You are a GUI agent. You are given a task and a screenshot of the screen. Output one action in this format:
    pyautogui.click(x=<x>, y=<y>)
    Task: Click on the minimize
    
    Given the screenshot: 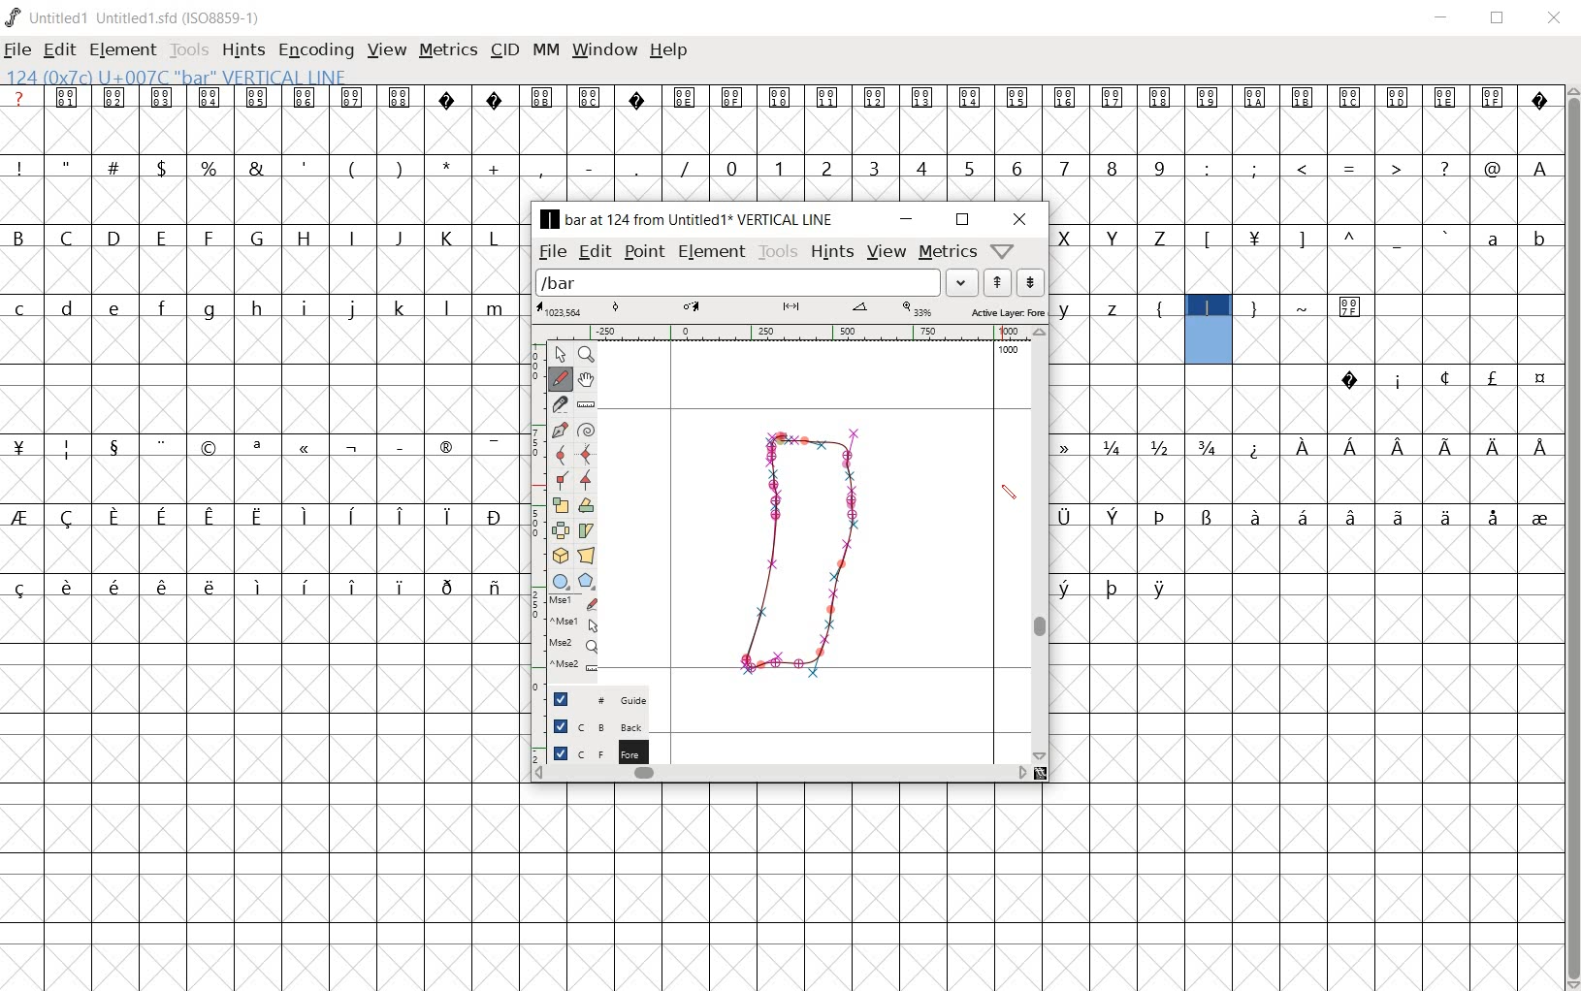 What is the action you would take?
    pyautogui.click(x=906, y=219)
    